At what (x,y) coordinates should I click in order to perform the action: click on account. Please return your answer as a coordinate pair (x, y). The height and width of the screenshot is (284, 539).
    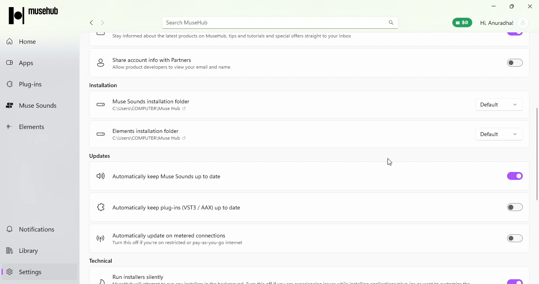
    Looking at the image, I should click on (524, 23).